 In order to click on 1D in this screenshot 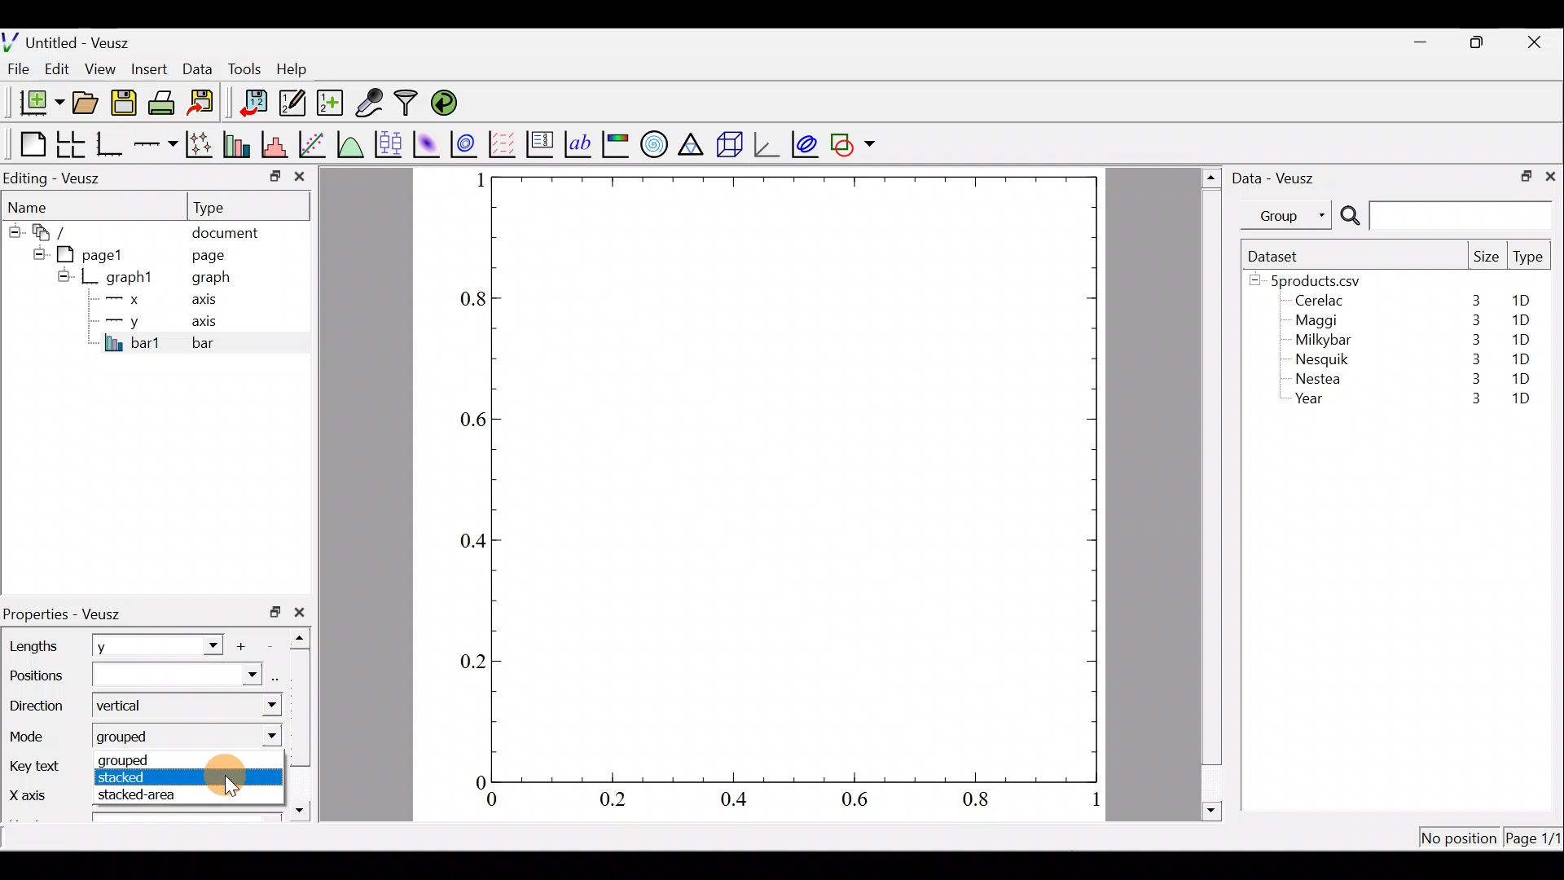, I will do `click(1517, 339)`.